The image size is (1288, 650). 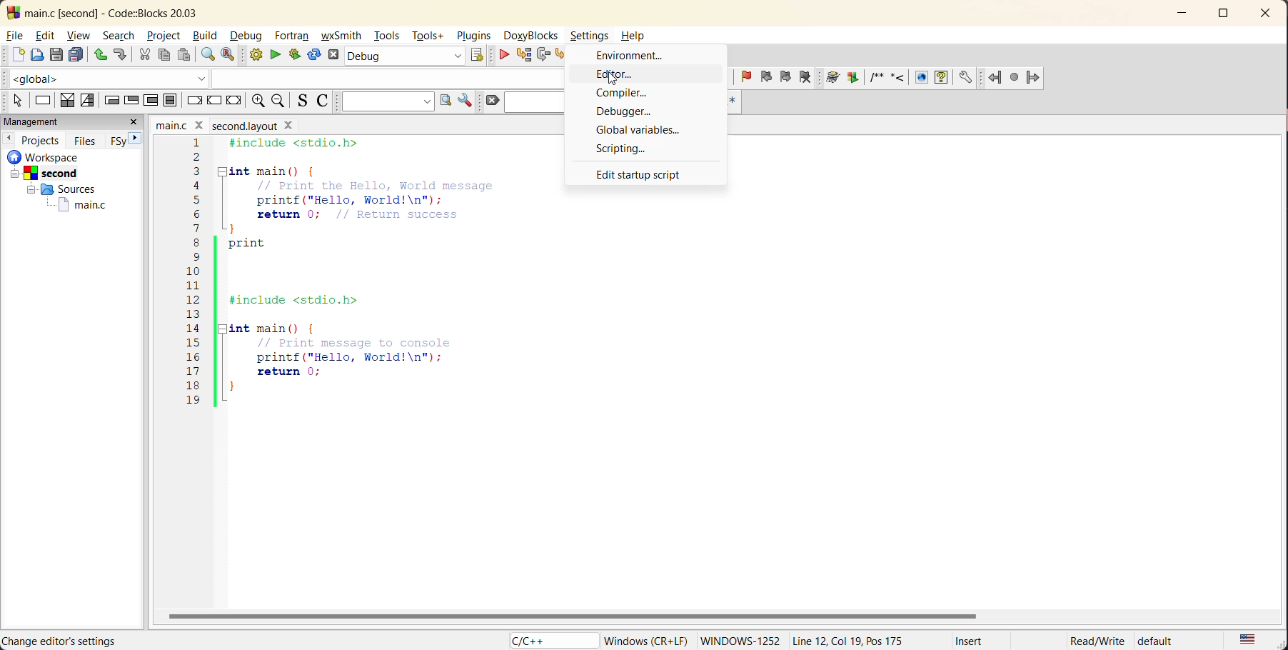 I want to click on zoom in, so click(x=258, y=101).